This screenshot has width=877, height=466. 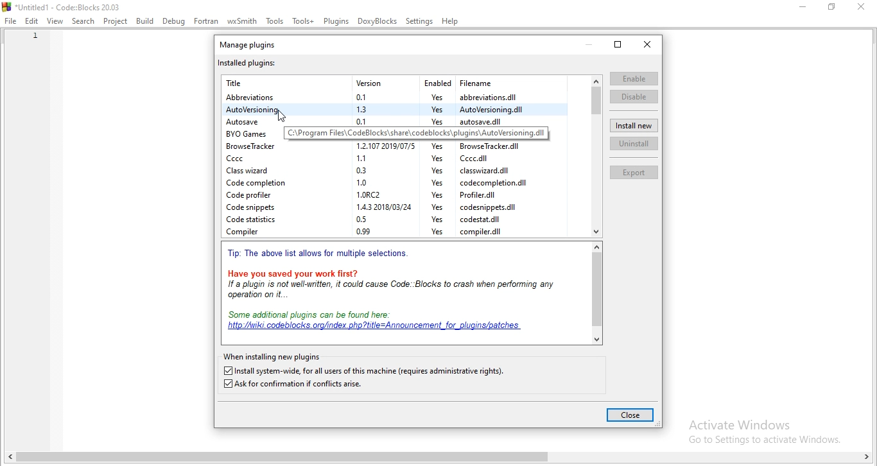 I want to click on Tools, so click(x=274, y=21).